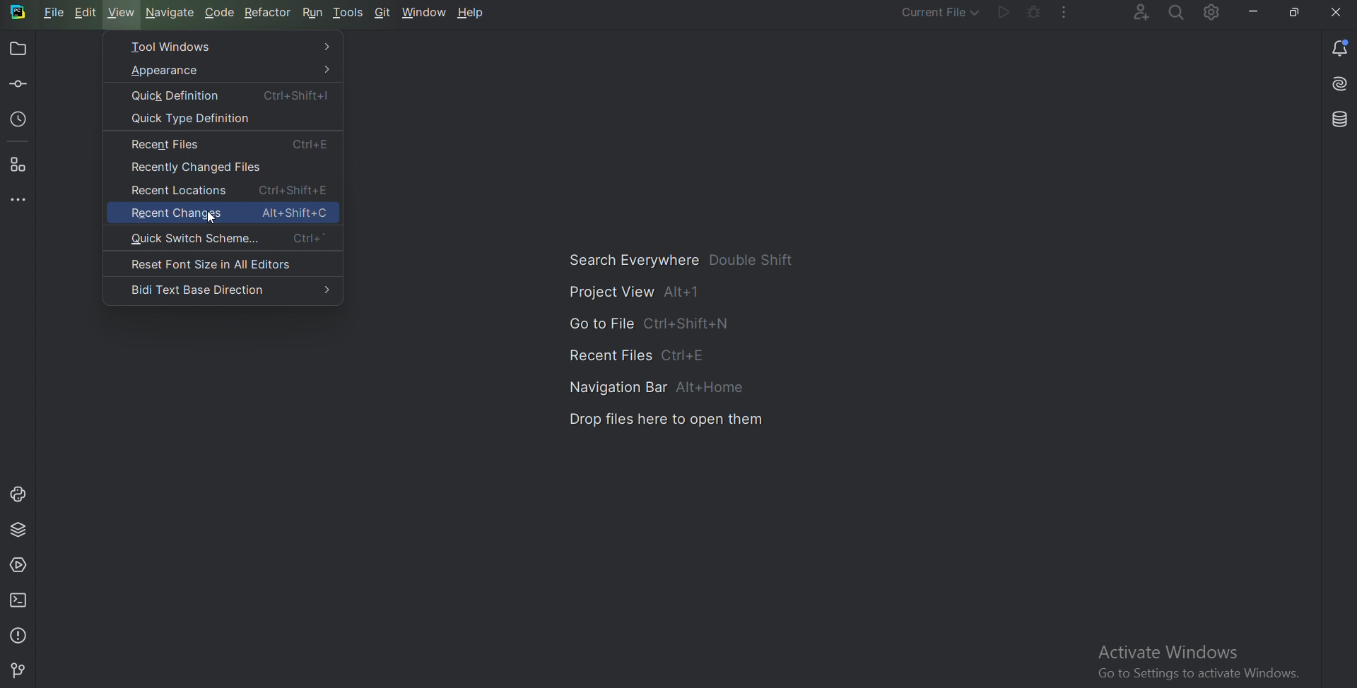 This screenshot has width=1357, height=688. What do you see at coordinates (222, 95) in the screenshot?
I see `Quick definition` at bounding box center [222, 95].